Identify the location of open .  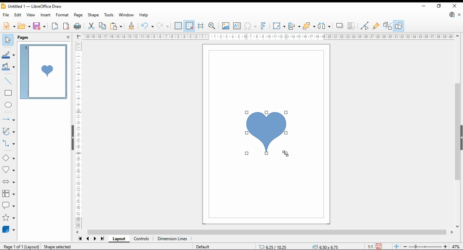
(24, 26).